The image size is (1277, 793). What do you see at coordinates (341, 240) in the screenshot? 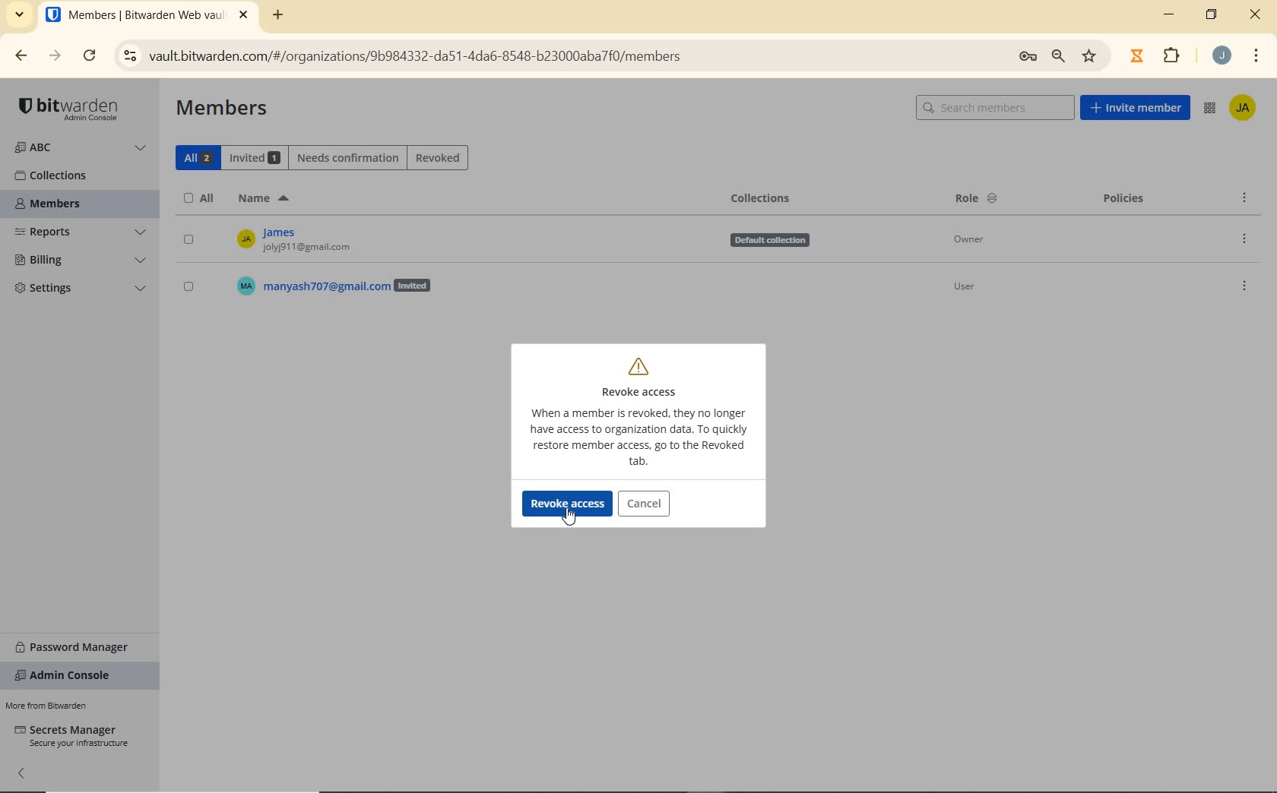
I see `OWNER` at bounding box center [341, 240].